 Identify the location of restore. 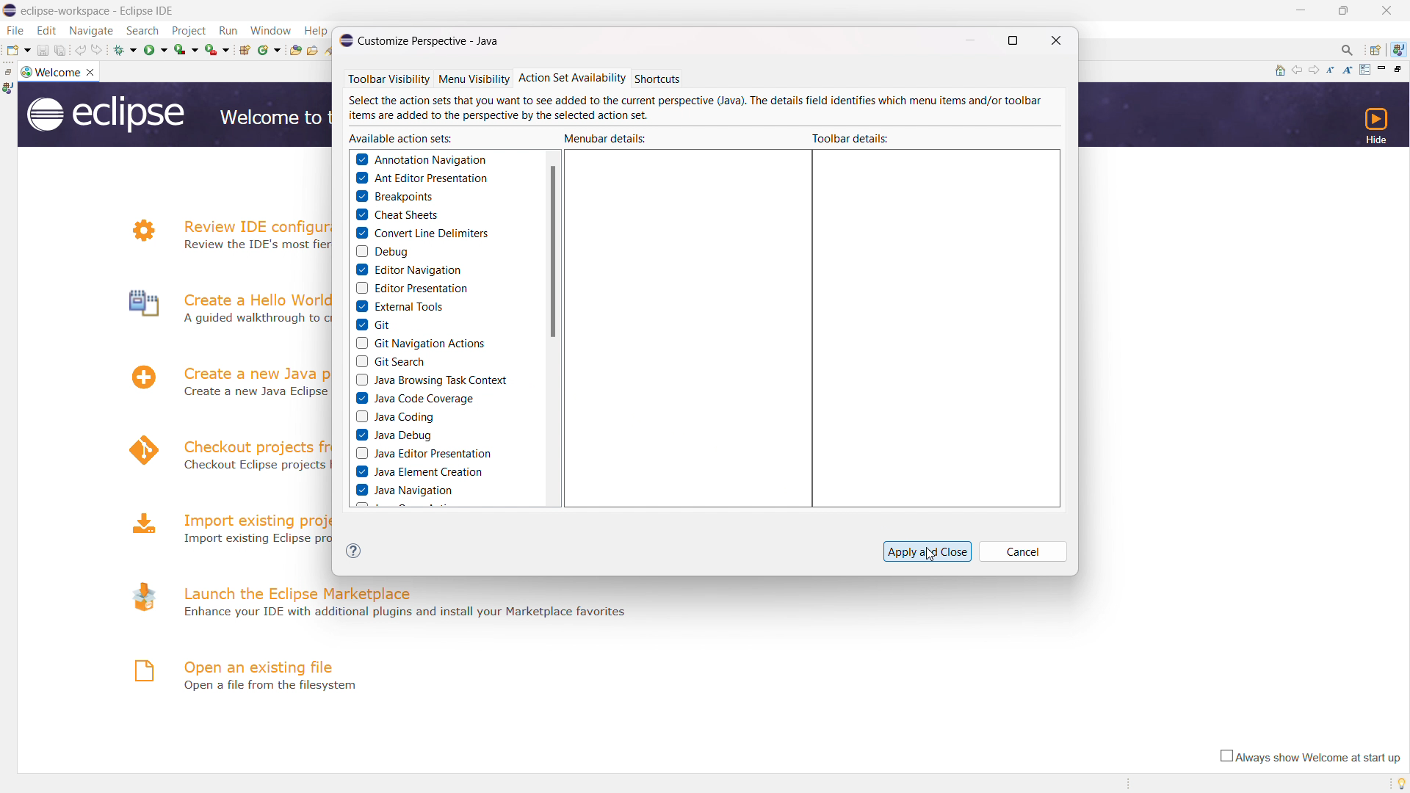
(1401, 68).